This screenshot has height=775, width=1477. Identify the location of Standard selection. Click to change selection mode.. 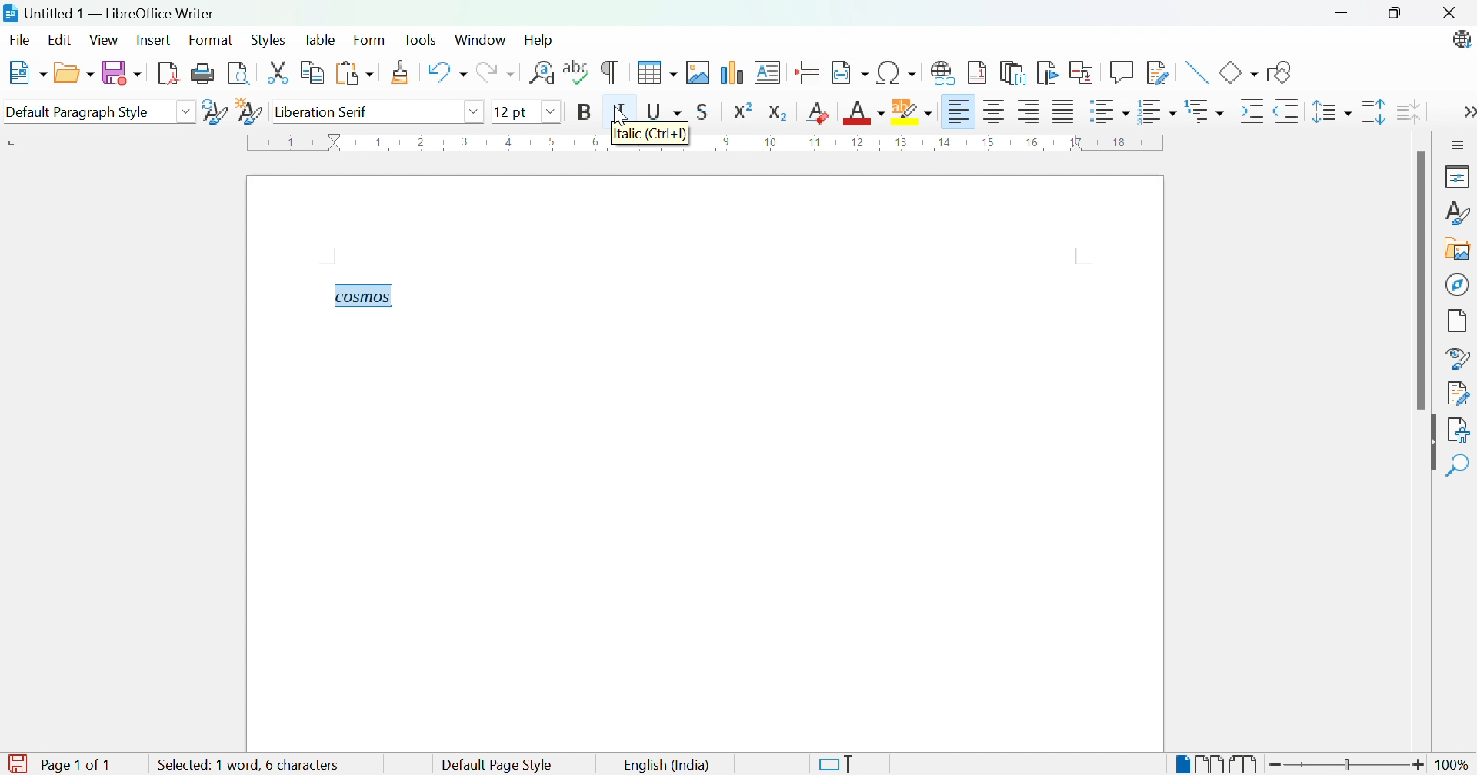
(836, 764).